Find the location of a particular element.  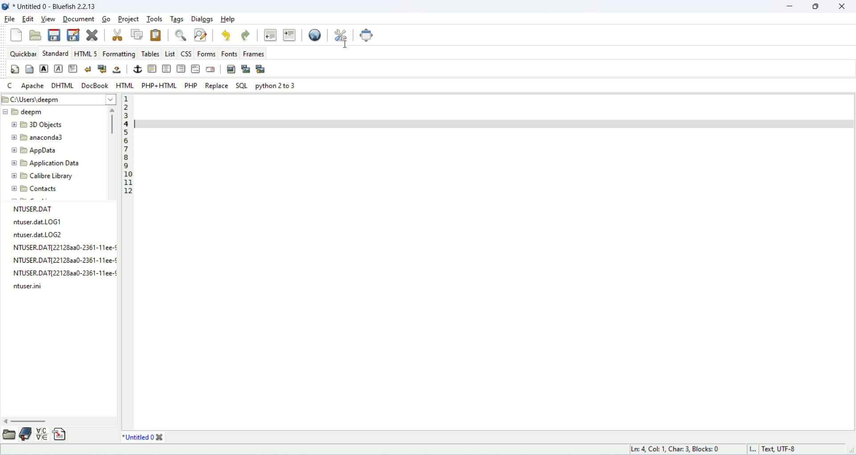

center is located at coordinates (167, 68).